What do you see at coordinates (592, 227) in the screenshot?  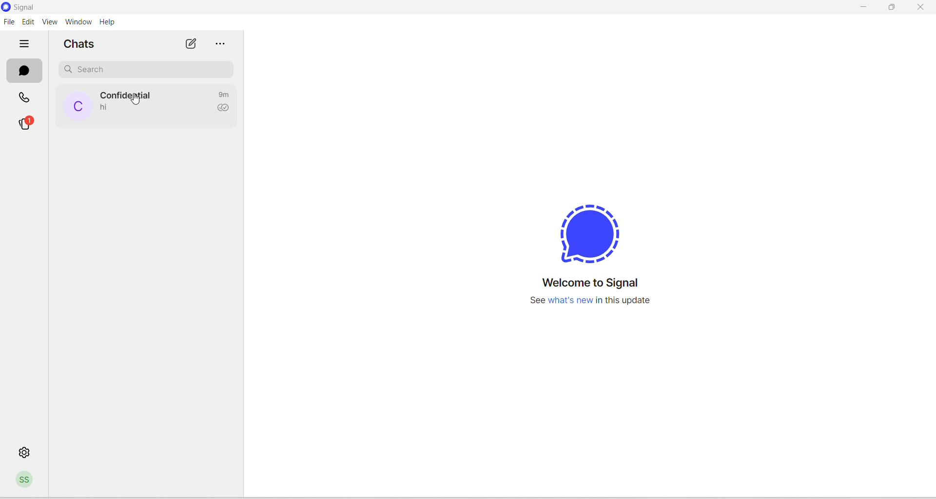 I see `signal logo` at bounding box center [592, 227].